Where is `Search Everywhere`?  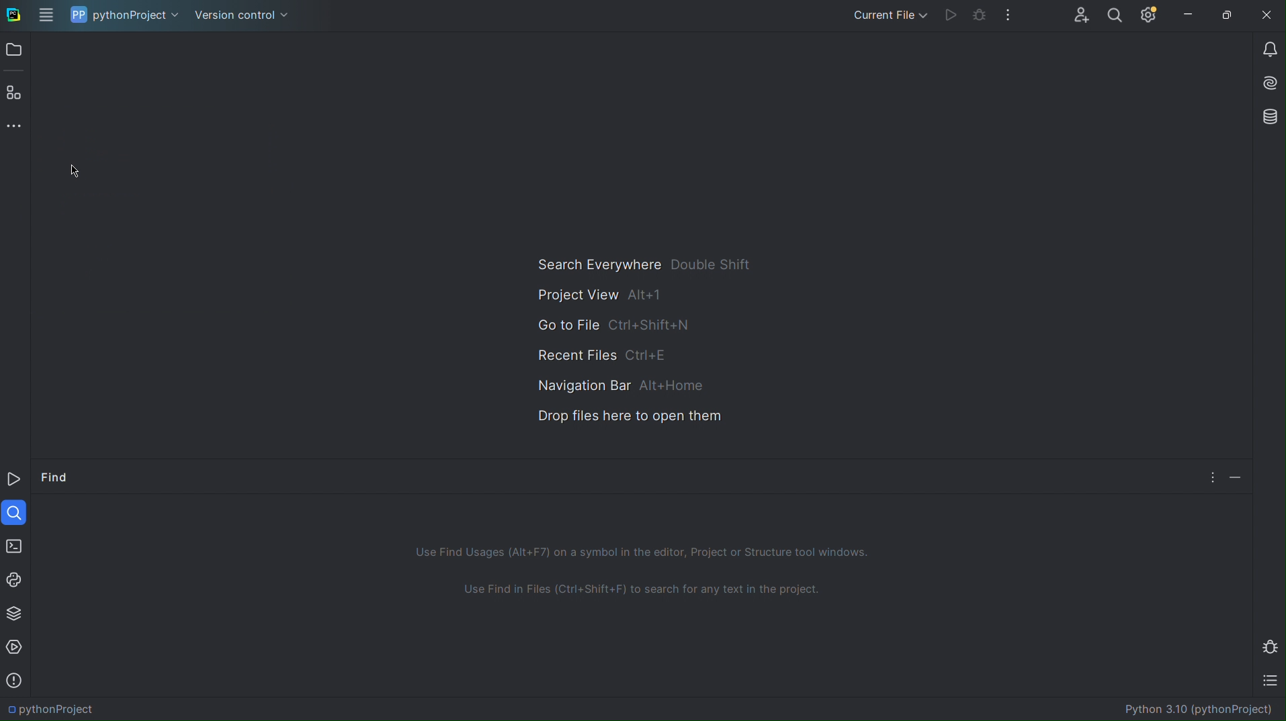
Search Everywhere is located at coordinates (644, 264).